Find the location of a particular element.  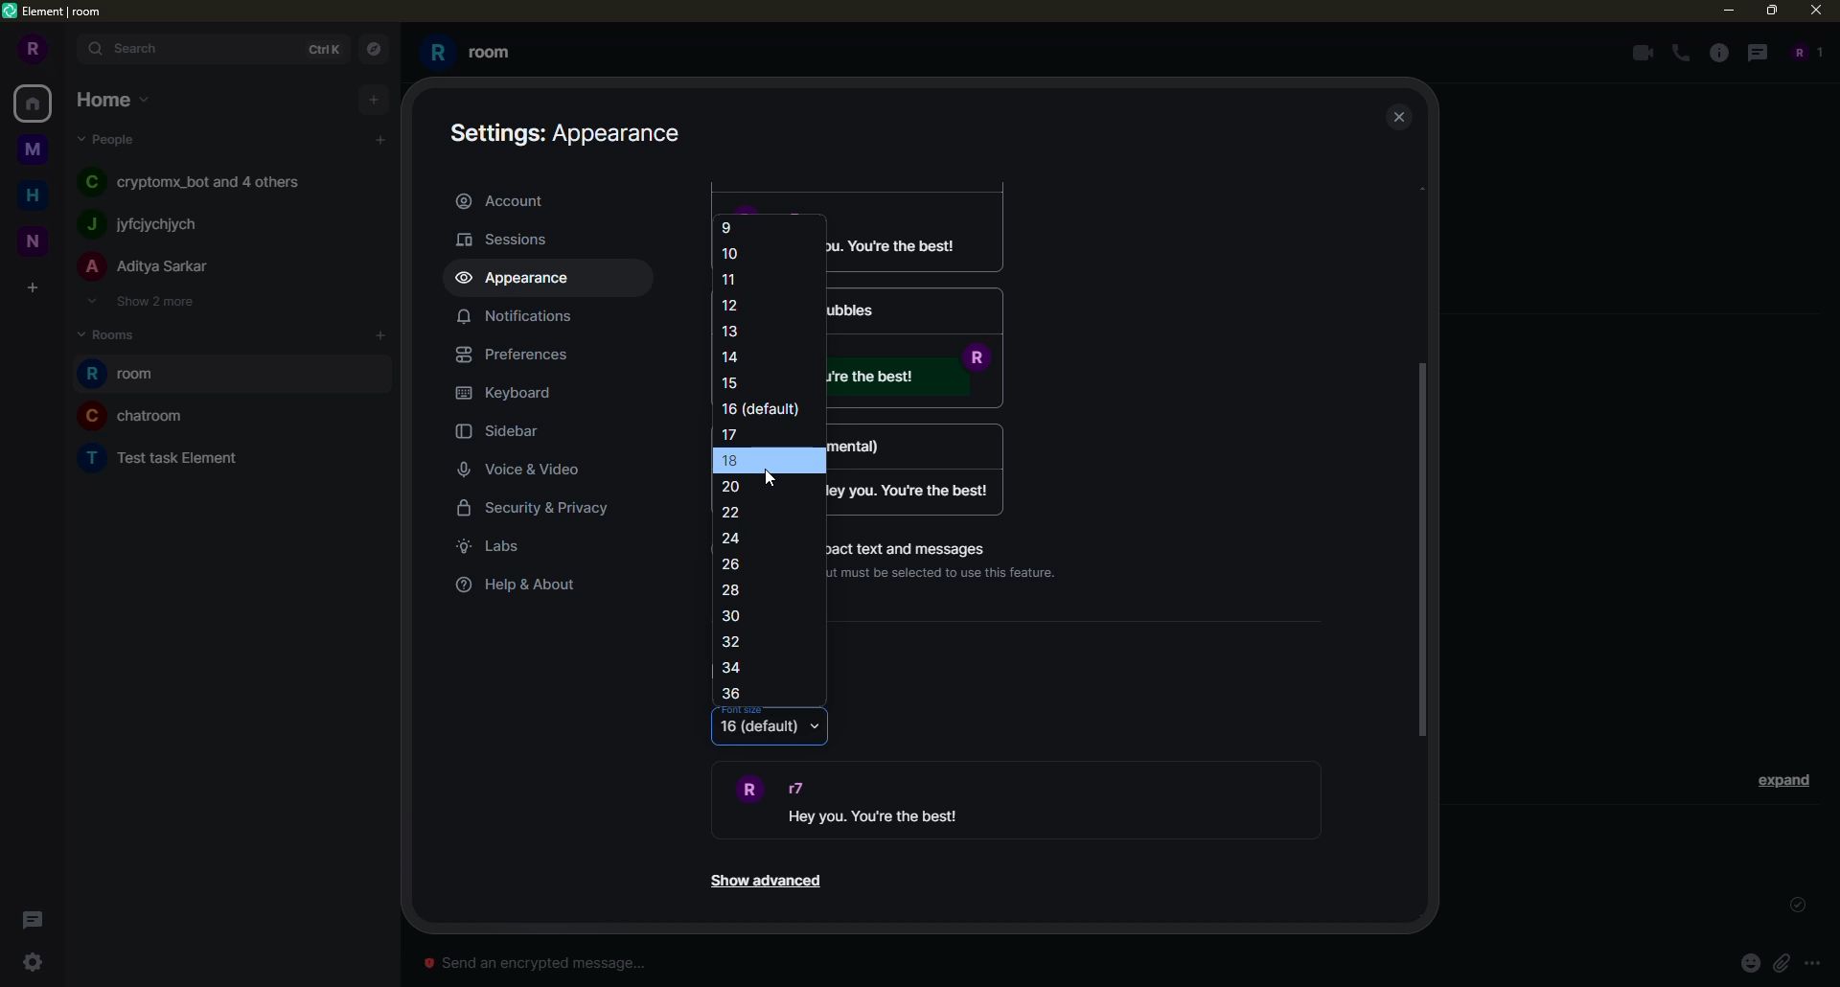

minimize is located at coordinates (1722, 10).